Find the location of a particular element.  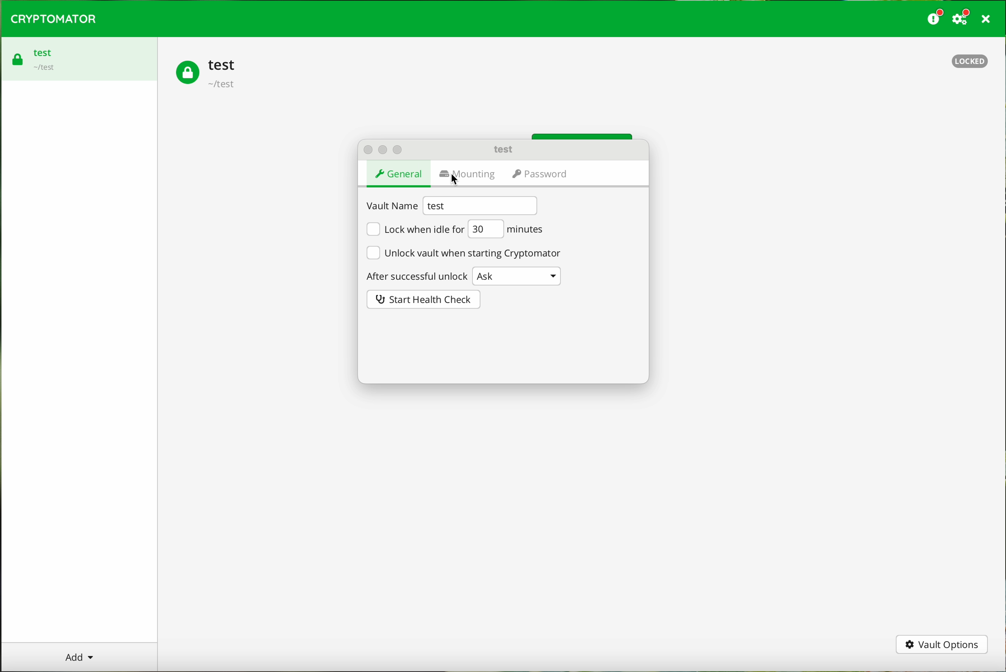

locked is located at coordinates (971, 61).